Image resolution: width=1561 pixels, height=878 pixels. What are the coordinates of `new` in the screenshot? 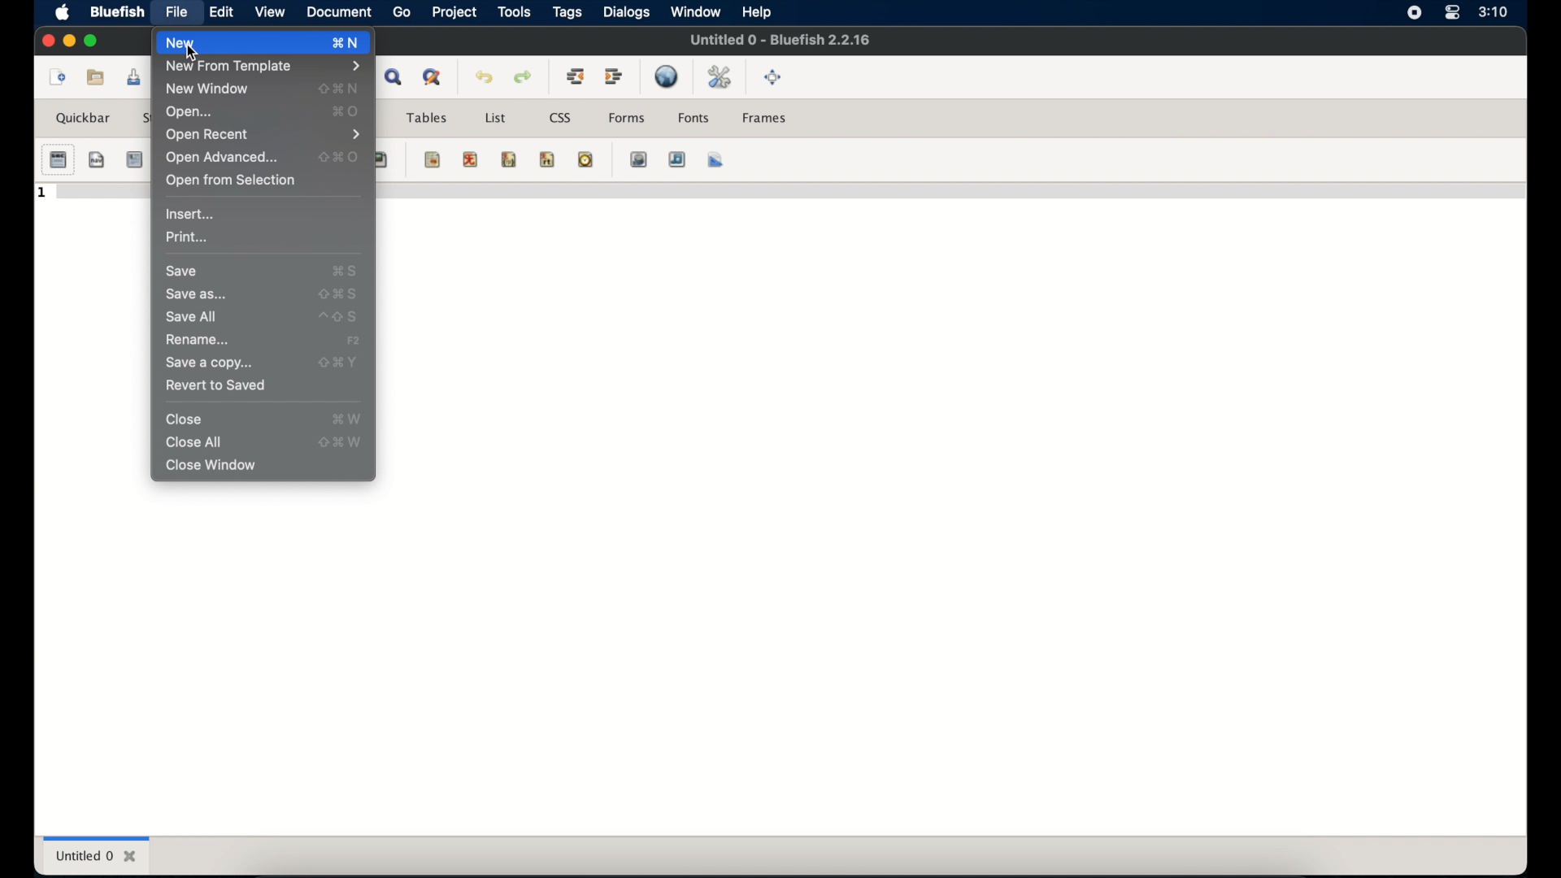 It's located at (56, 77).